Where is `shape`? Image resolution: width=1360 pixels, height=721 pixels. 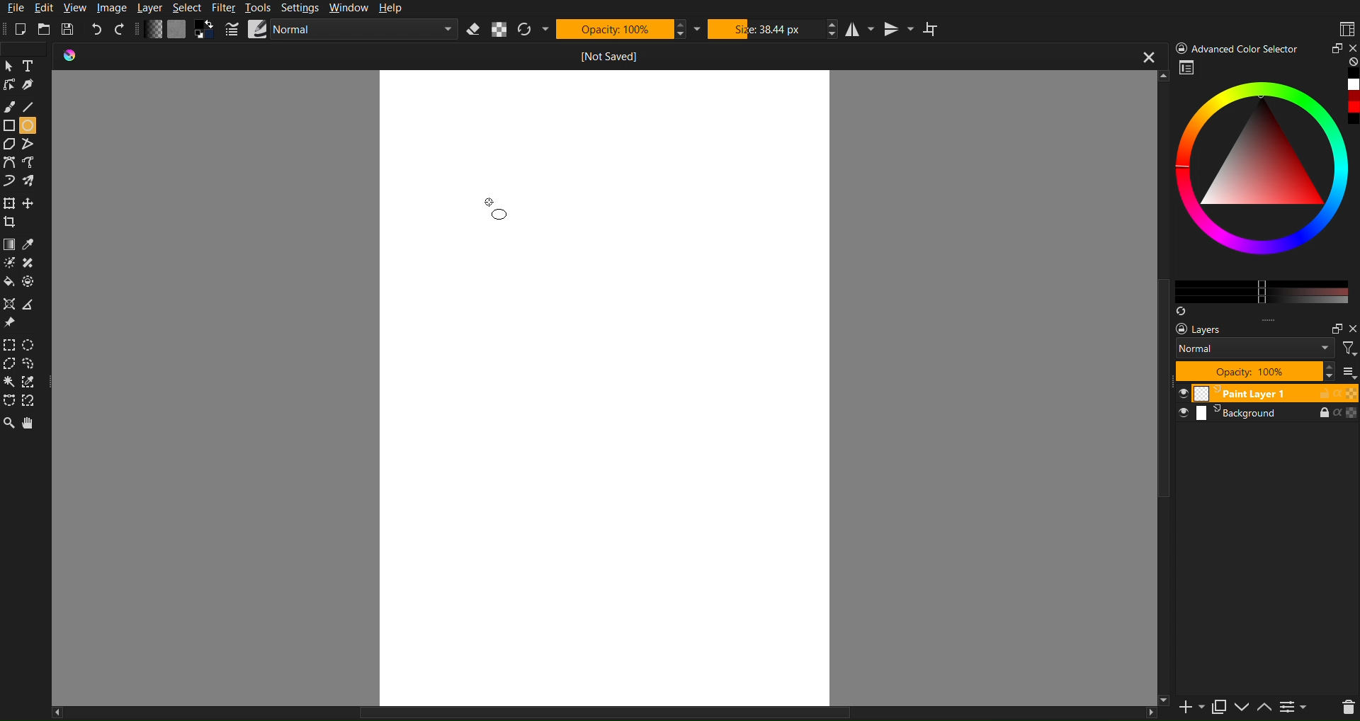 shape is located at coordinates (31, 263).